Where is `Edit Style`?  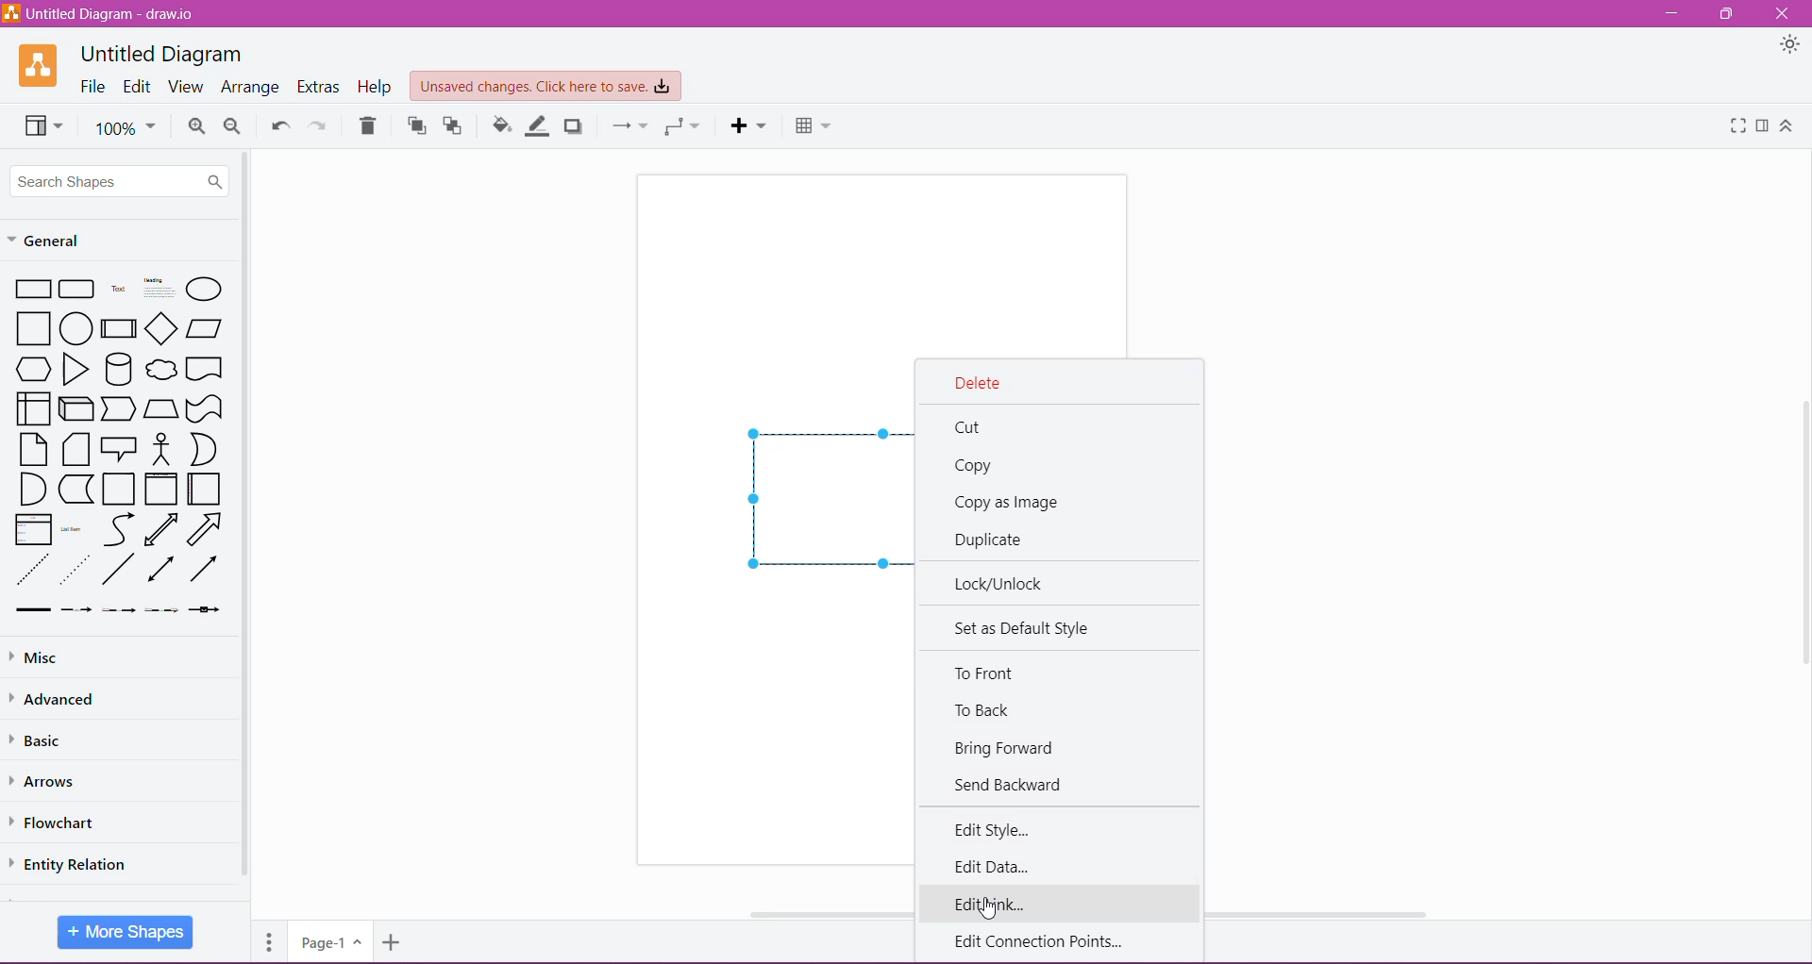 Edit Style is located at coordinates (989, 830).